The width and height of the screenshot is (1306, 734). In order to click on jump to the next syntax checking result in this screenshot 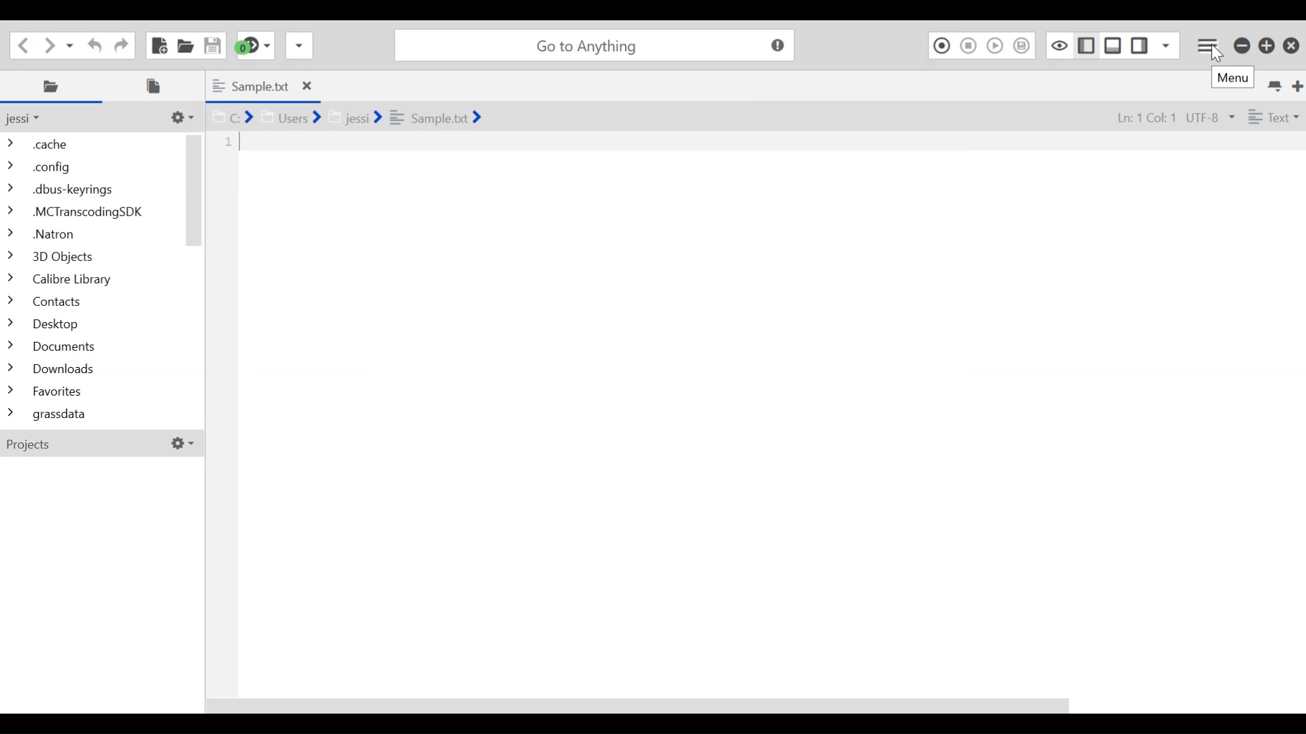, I will do `click(254, 46)`.